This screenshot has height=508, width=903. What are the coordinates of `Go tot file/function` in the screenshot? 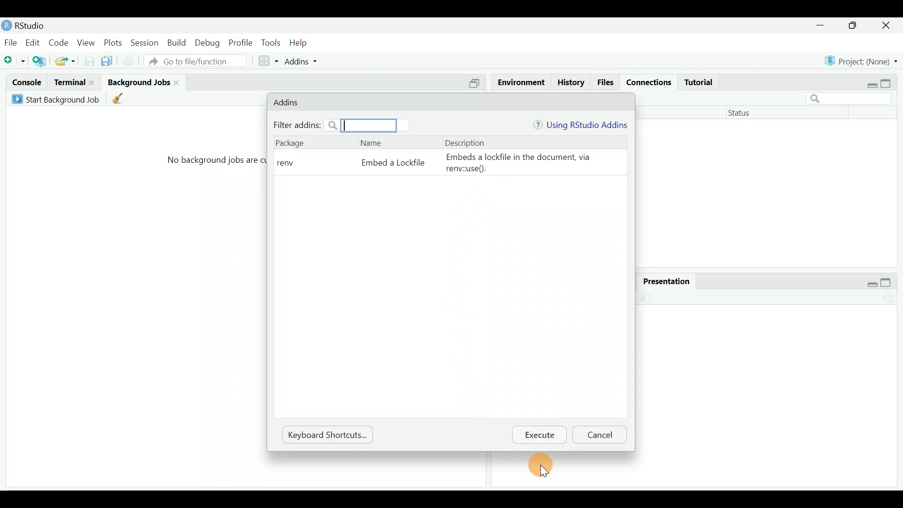 It's located at (198, 61).